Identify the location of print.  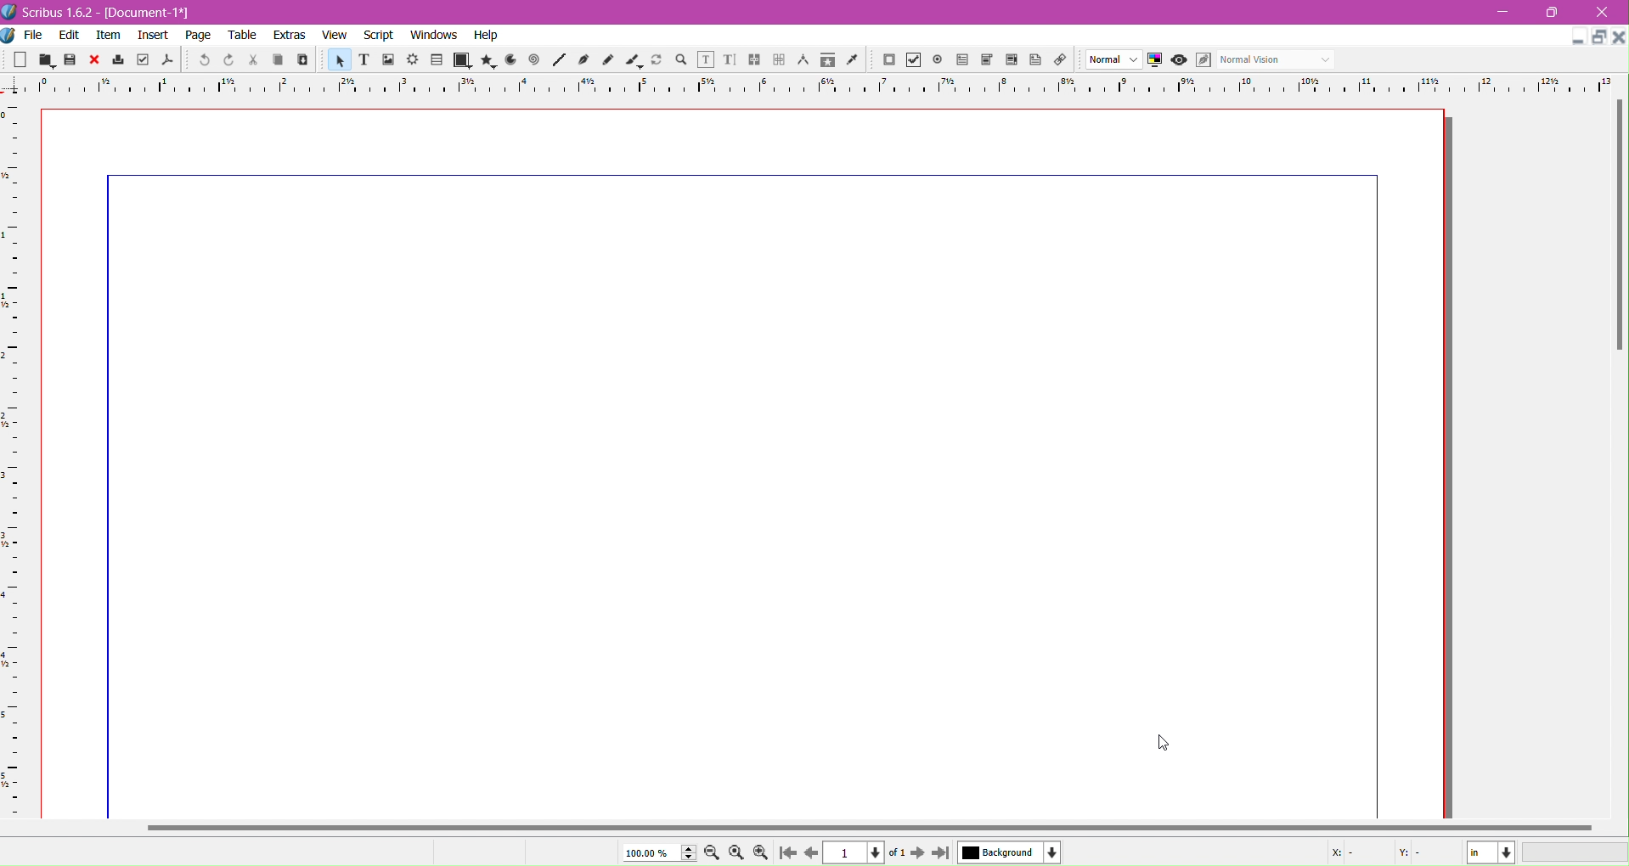
(119, 60).